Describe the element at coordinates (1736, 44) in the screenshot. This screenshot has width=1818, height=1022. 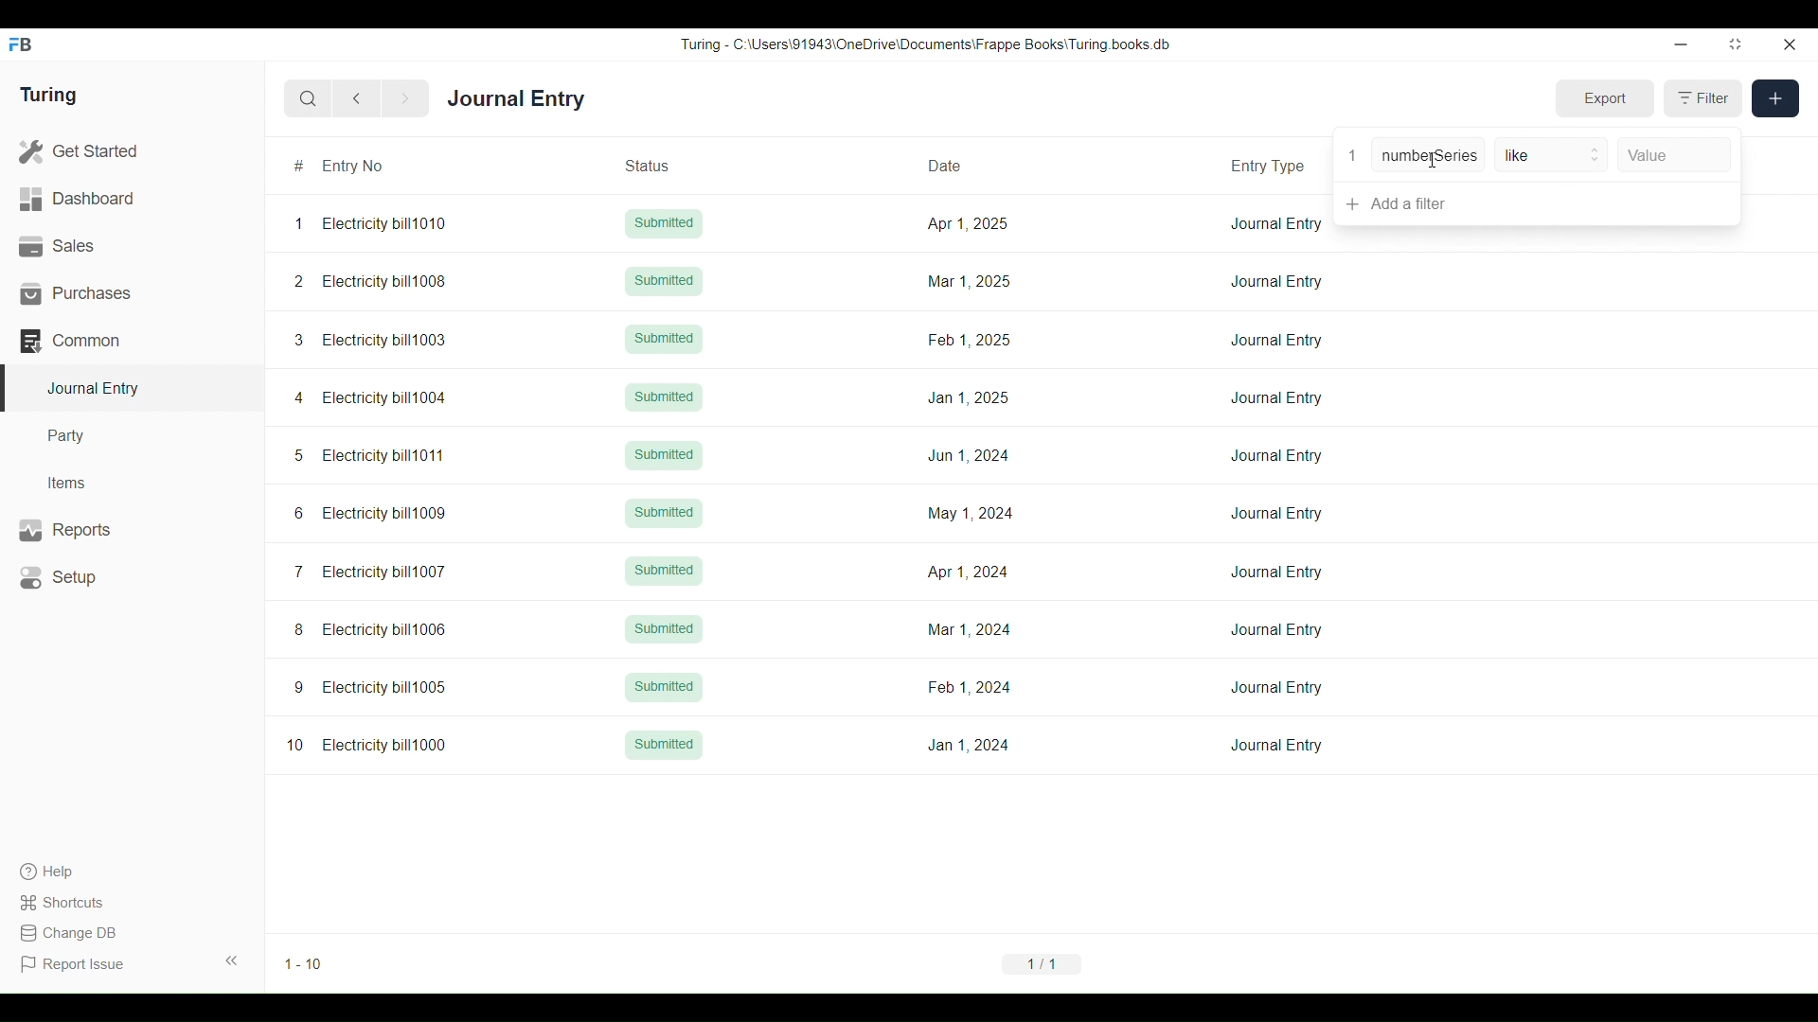
I see `Change dimension` at that location.